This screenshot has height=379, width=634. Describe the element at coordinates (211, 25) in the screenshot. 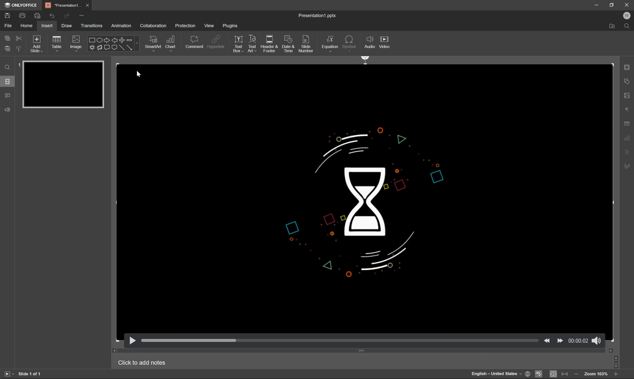

I see `view` at that location.